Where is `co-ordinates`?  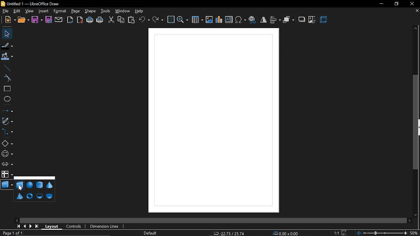 co-ordinates is located at coordinates (231, 233).